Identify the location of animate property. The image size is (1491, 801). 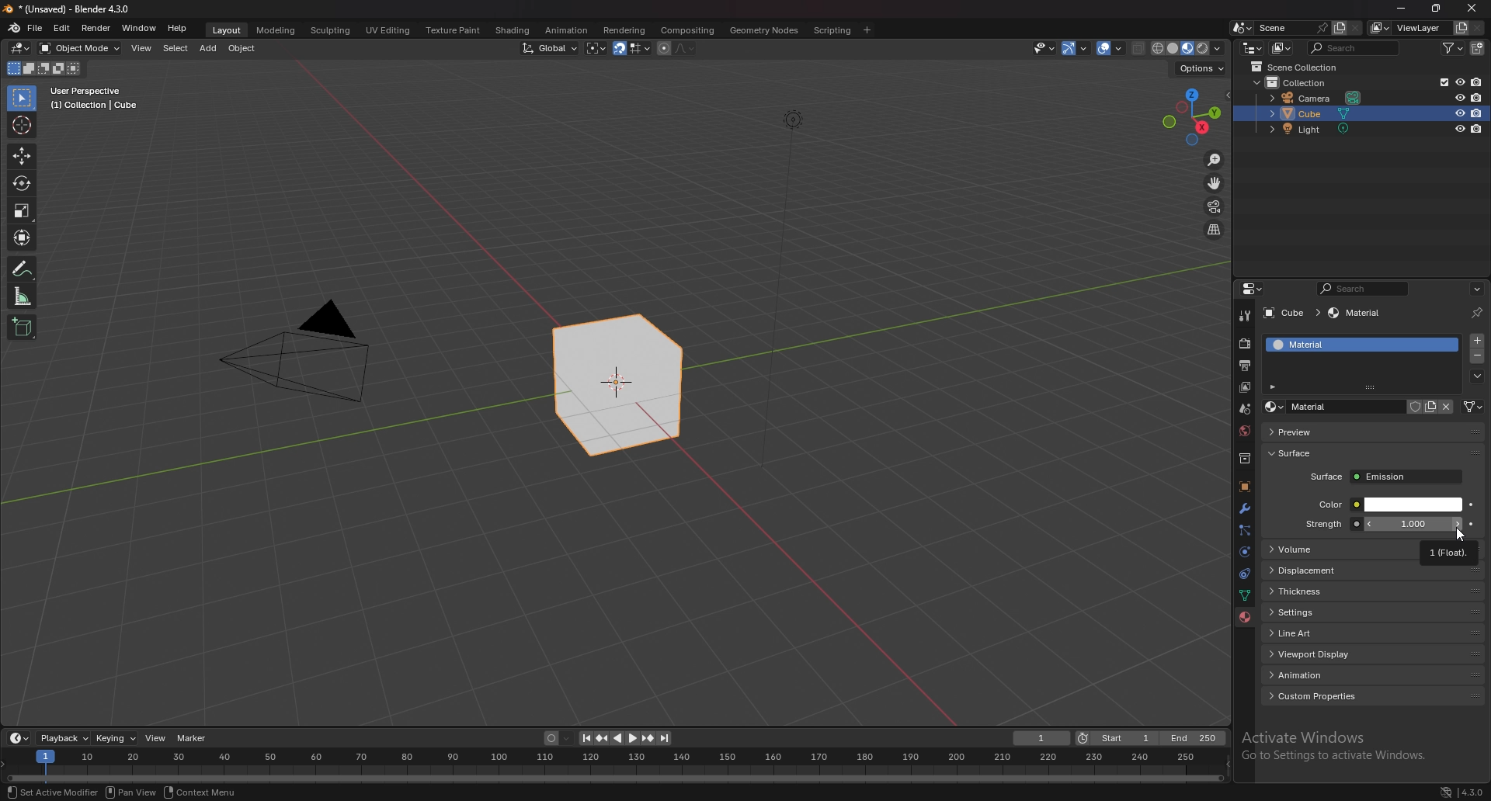
(1472, 524).